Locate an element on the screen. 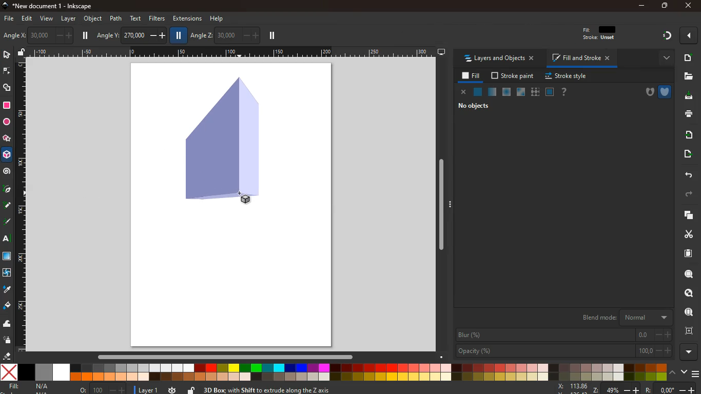  text is located at coordinates (5, 239).